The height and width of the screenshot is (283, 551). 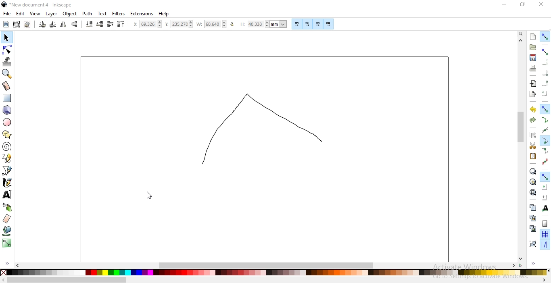 I want to click on snap to edges of bounding boxes, so click(x=544, y=62).